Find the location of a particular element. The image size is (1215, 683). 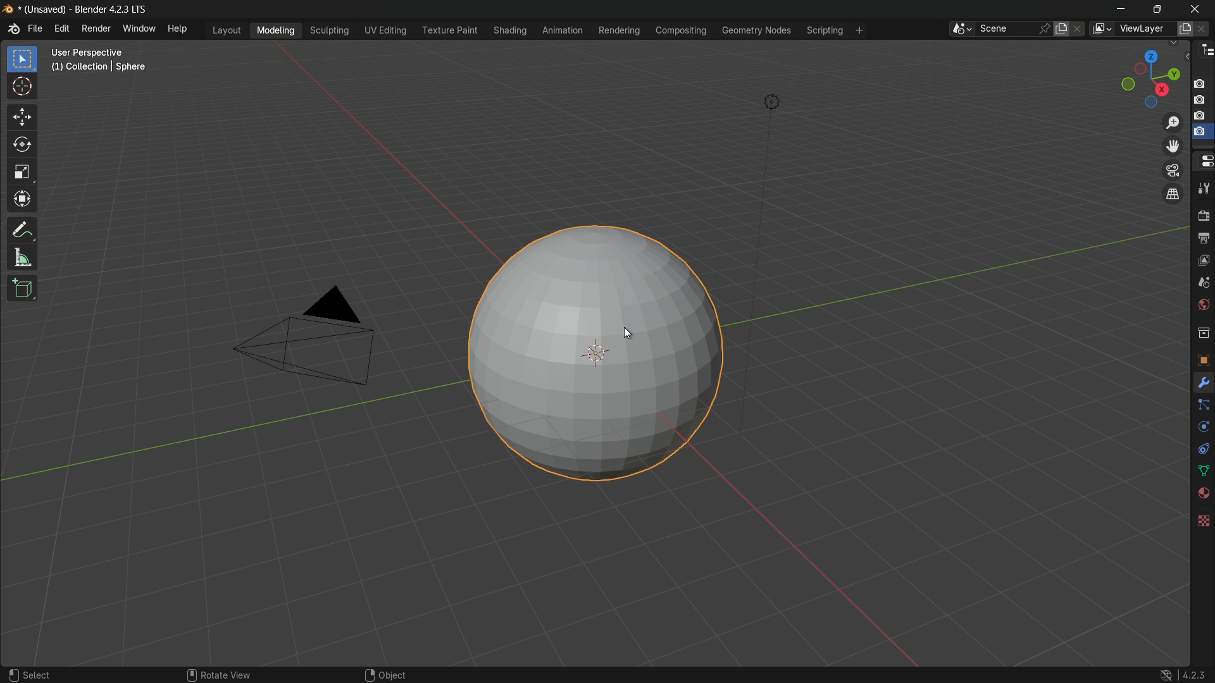

render menu is located at coordinates (95, 28).